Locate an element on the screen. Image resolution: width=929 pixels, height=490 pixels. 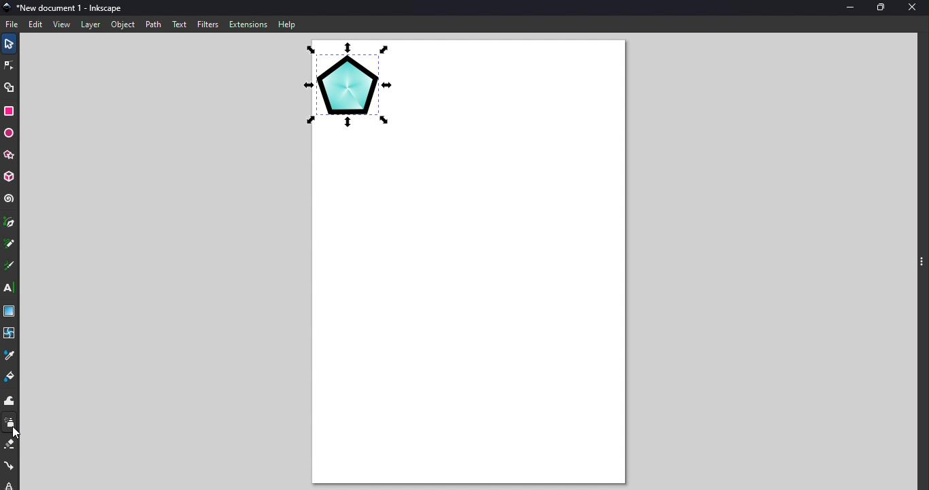
Pen tool is located at coordinates (9, 223).